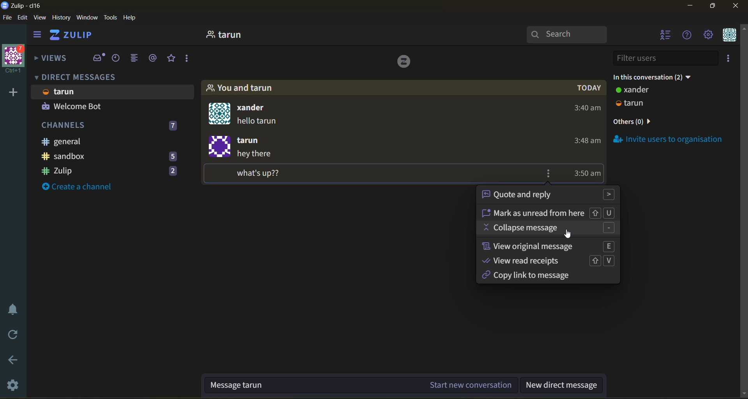 The width and height of the screenshot is (748, 399). What do you see at coordinates (134, 58) in the screenshot?
I see `combined feed` at bounding box center [134, 58].